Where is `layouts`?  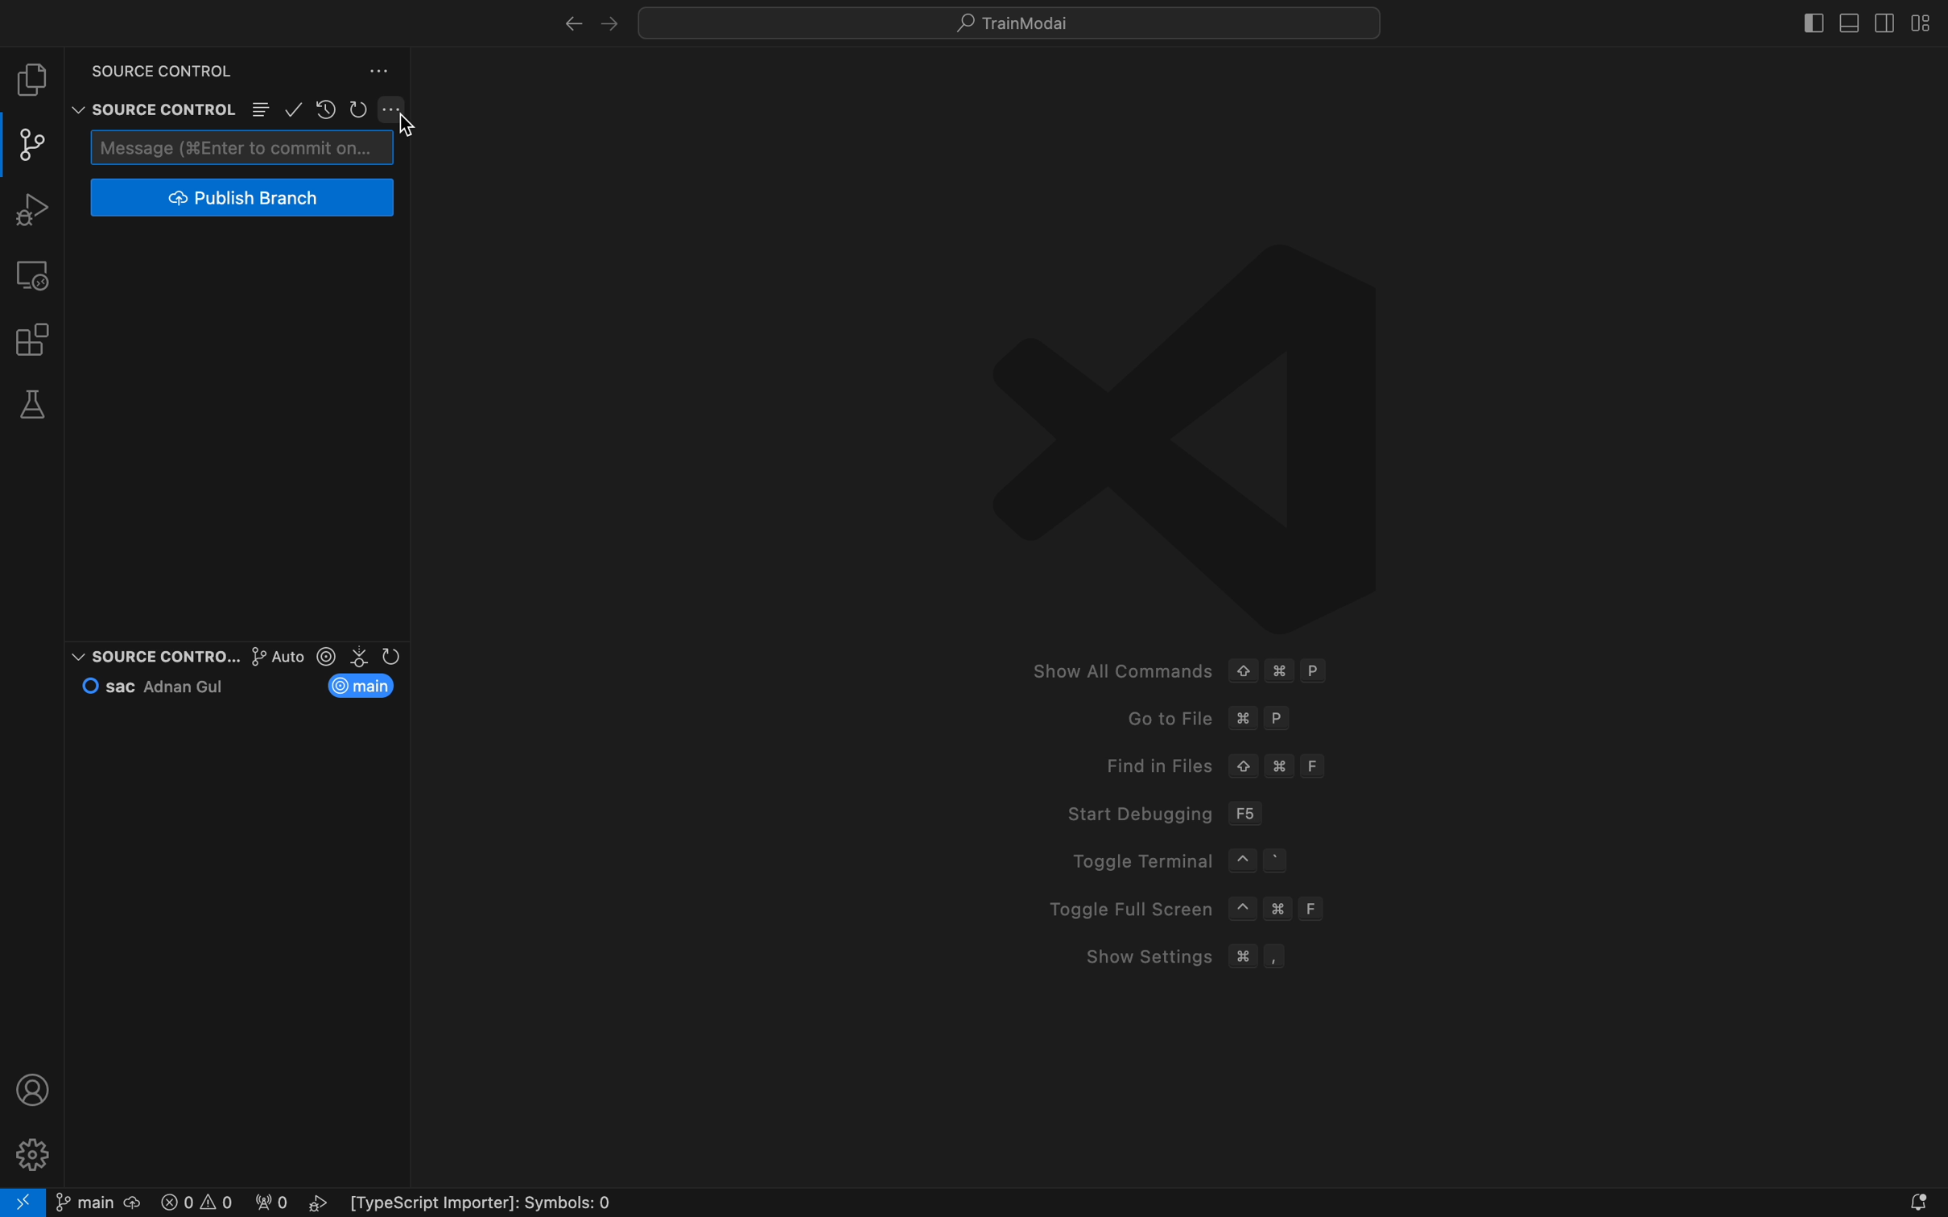 layouts is located at coordinates (1917, 23).